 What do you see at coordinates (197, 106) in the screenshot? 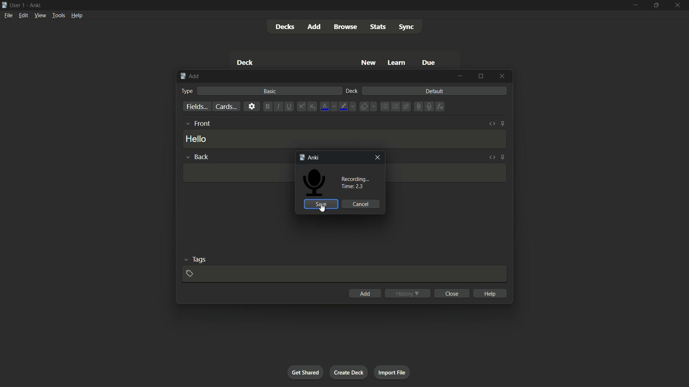
I see `fields` at bounding box center [197, 106].